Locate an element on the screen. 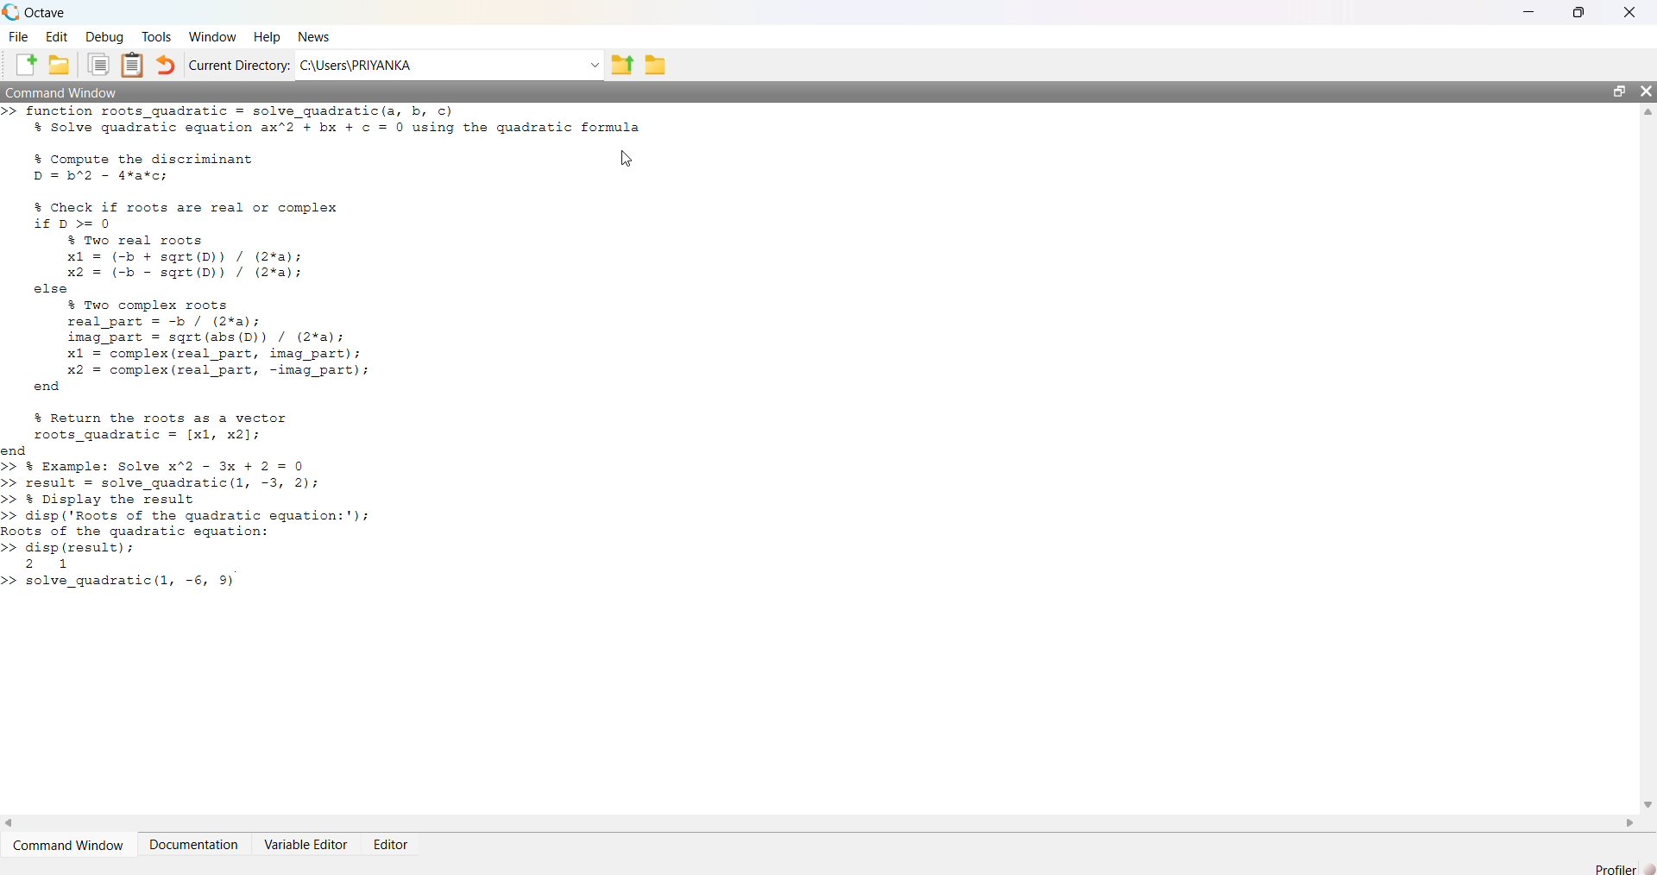 This screenshot has height=875, width=1657. Maximize / Restore is located at coordinates (1583, 14).